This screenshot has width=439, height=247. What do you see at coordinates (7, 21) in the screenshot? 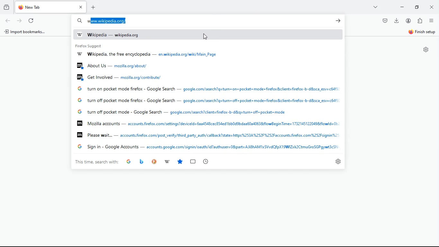
I see `back` at bounding box center [7, 21].